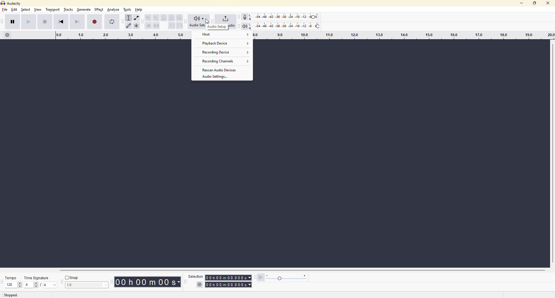 The image size is (555, 298). I want to click on zoom toggle, so click(178, 17).